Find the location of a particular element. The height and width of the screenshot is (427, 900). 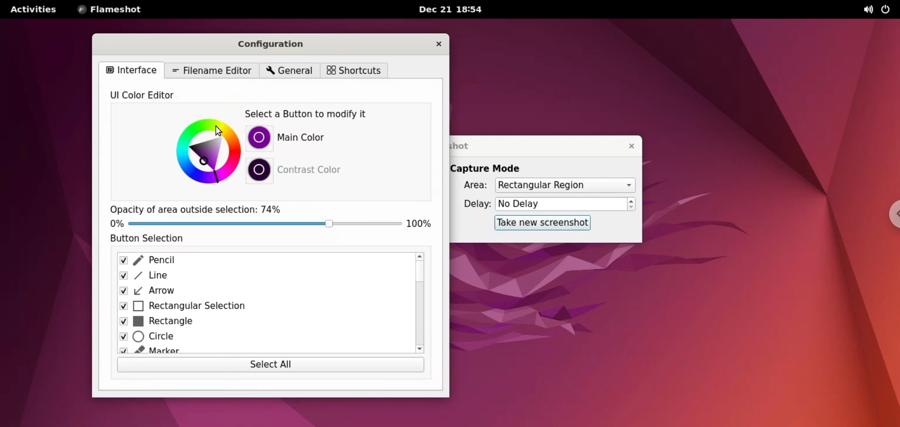

take new screenshot is located at coordinates (541, 223).